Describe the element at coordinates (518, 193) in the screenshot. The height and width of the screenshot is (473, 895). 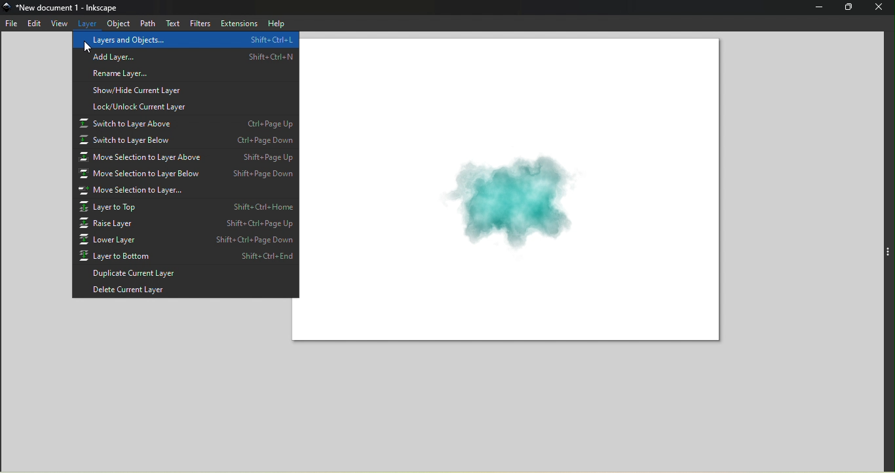
I see `Canvas showing some shape` at that location.